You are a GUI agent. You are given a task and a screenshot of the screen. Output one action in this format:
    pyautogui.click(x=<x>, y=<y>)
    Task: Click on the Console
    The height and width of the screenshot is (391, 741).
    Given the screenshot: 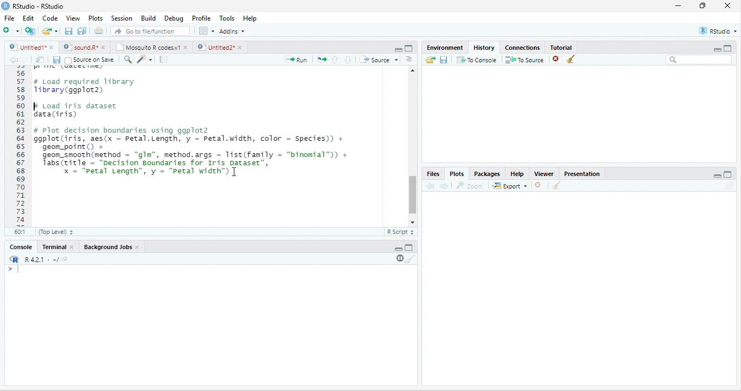 What is the action you would take?
    pyautogui.click(x=21, y=246)
    